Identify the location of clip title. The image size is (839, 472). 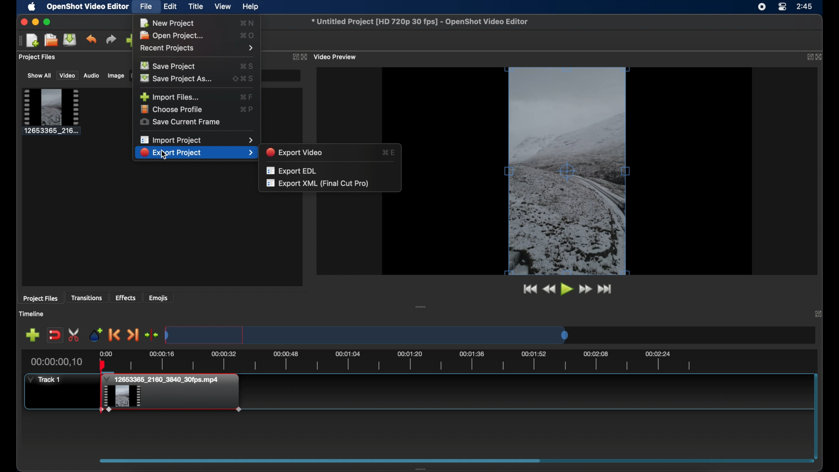
(164, 379).